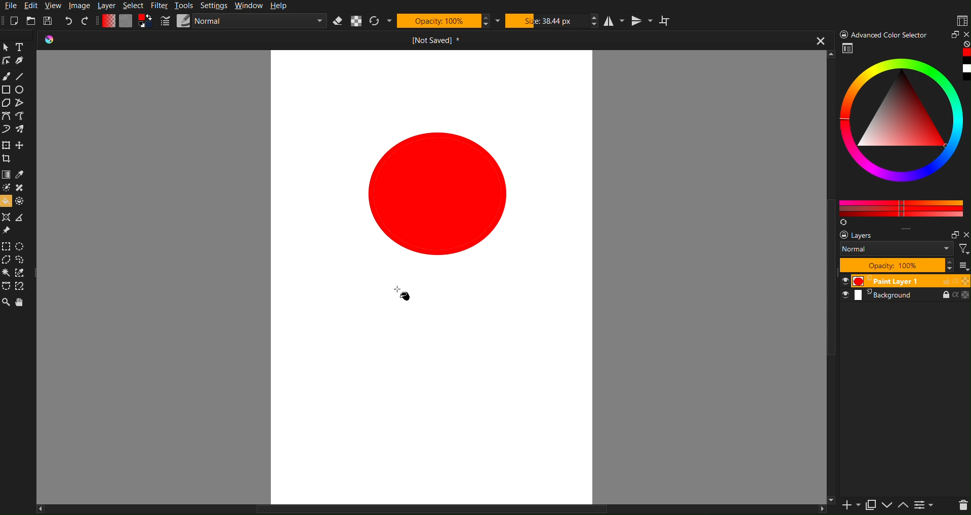 This screenshot has height=515, width=971. I want to click on Curve, so click(146, 20).